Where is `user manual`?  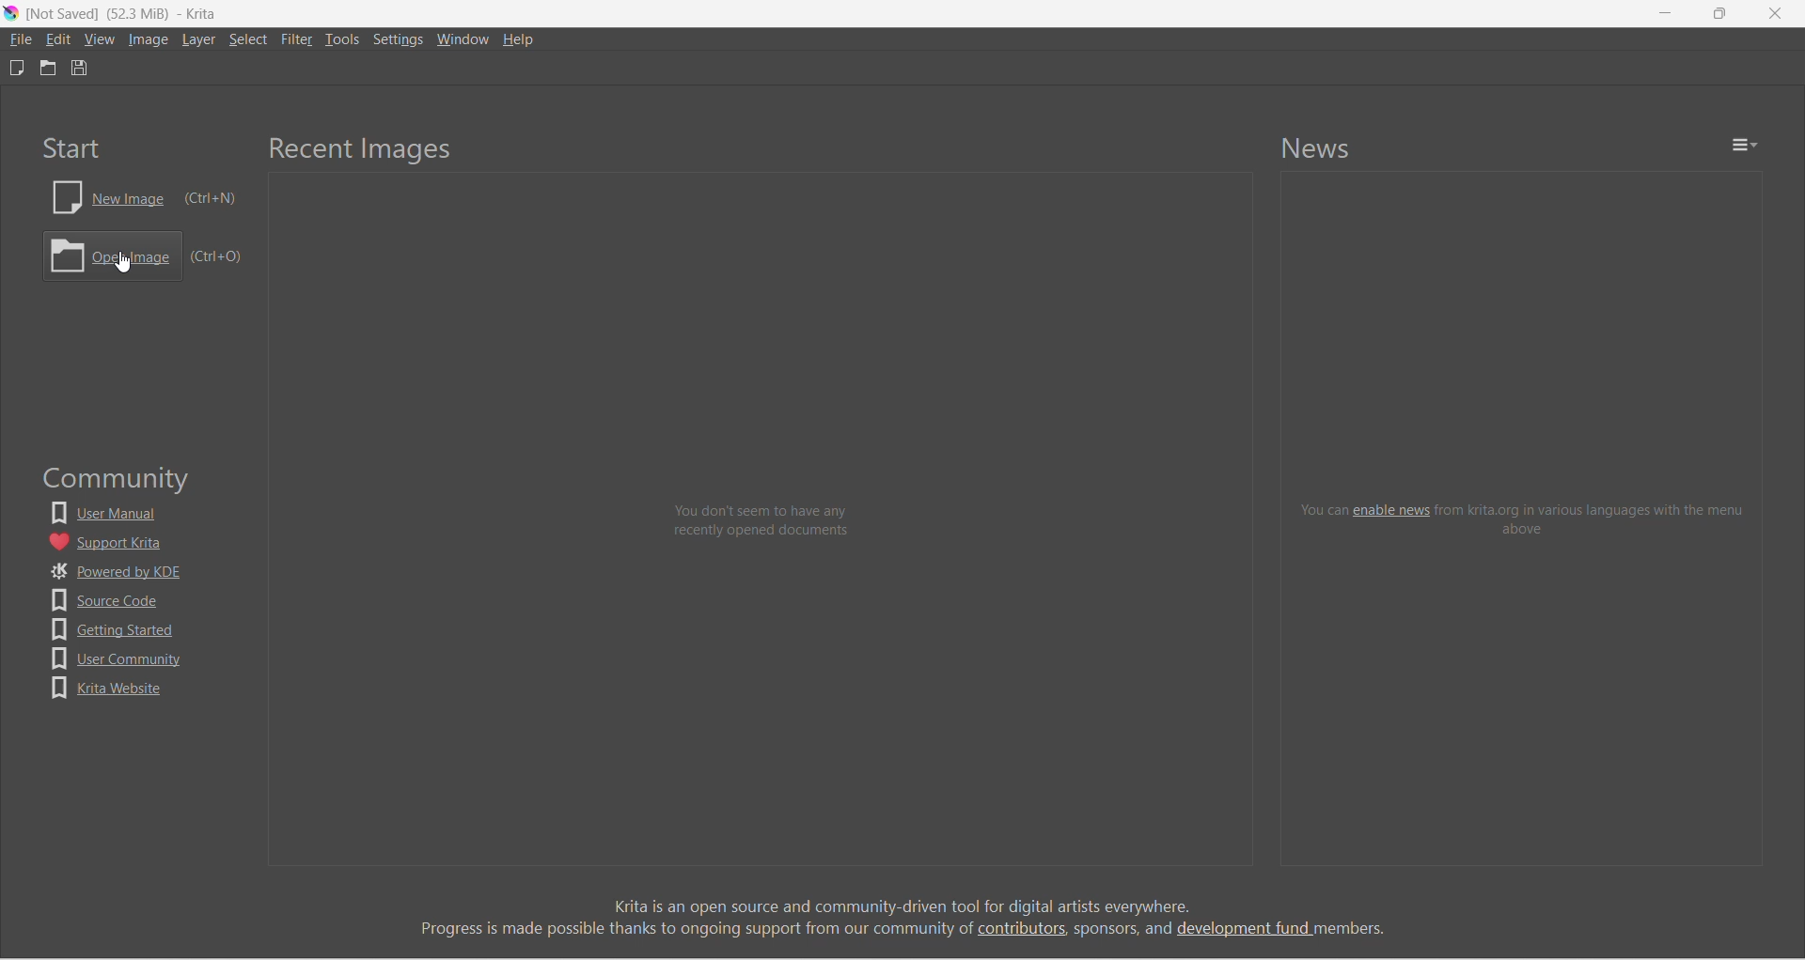 user manual is located at coordinates (110, 513).